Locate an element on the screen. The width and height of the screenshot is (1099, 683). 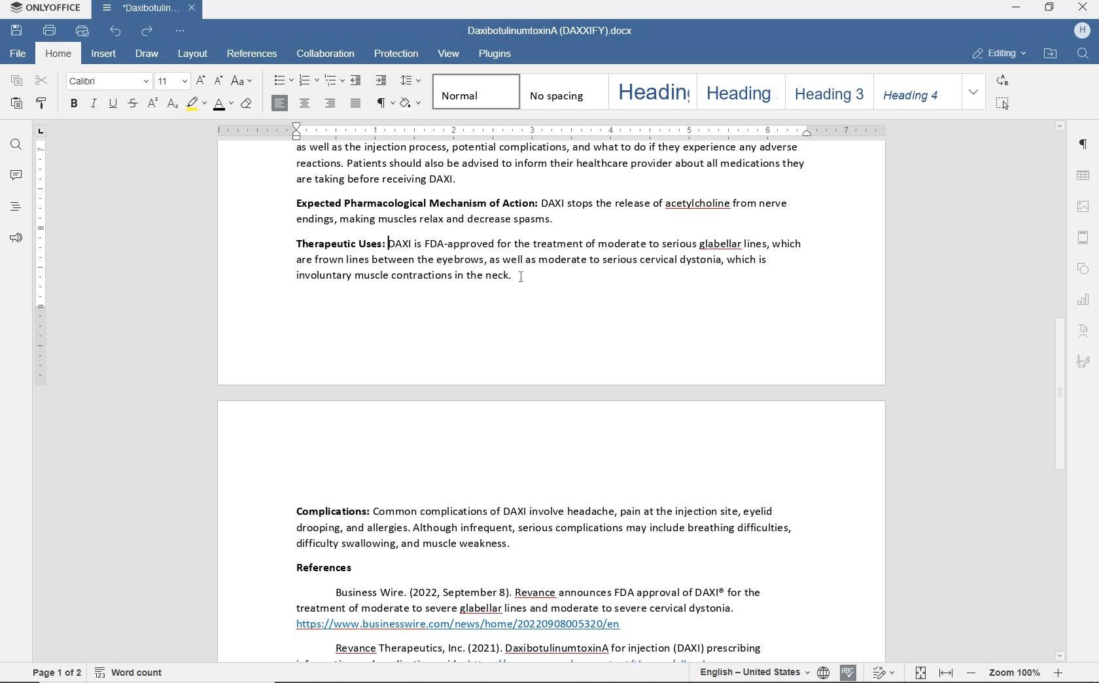
references is located at coordinates (254, 54).